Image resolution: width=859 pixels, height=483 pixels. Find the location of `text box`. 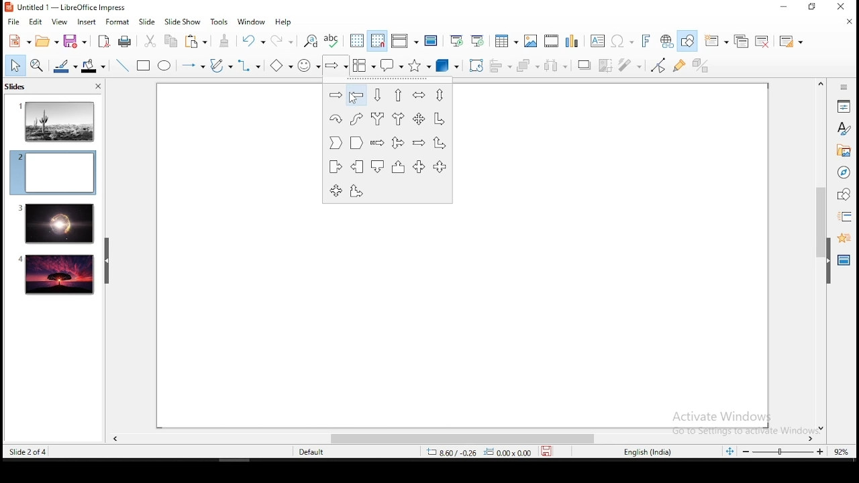

text box is located at coordinates (596, 42).